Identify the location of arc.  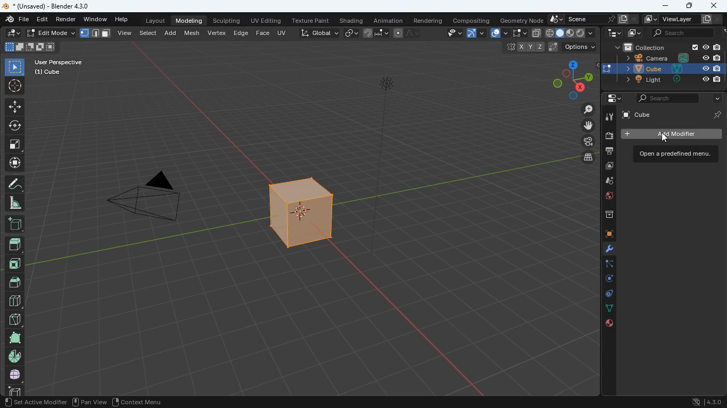
(475, 33).